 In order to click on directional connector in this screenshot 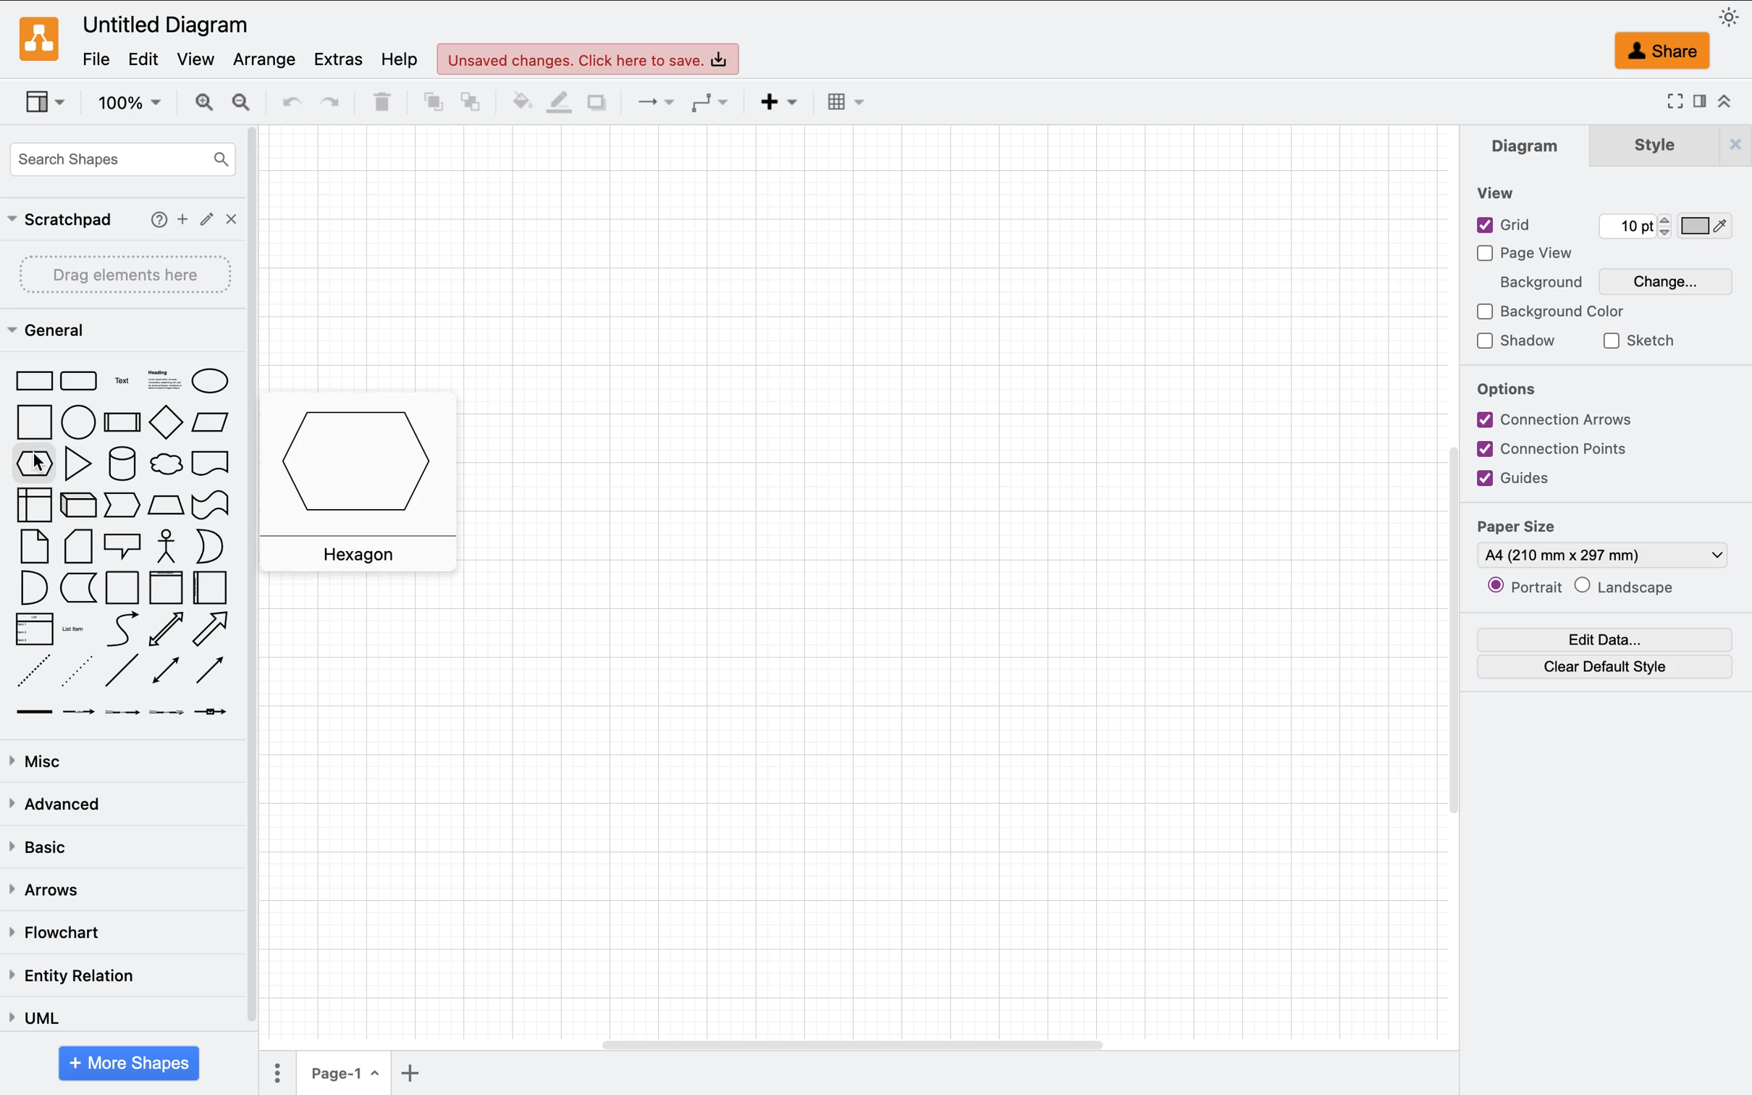, I will do `click(210, 671)`.